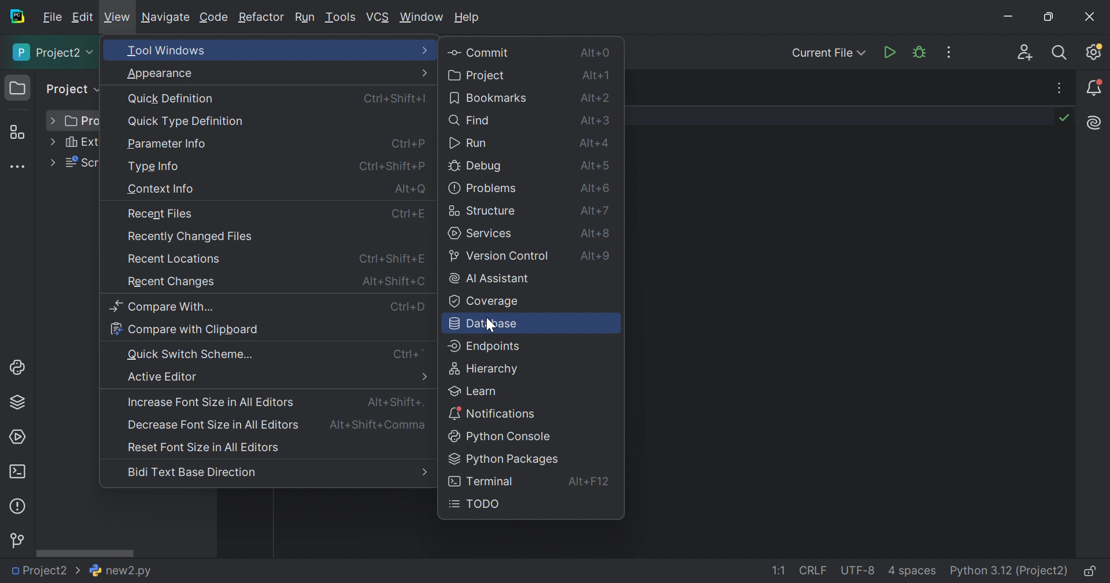 The width and height of the screenshot is (1110, 583). What do you see at coordinates (592, 483) in the screenshot?
I see `Alt+F12` at bounding box center [592, 483].